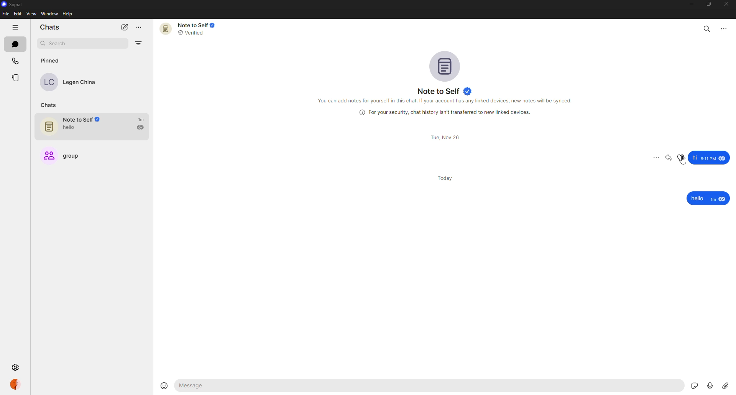 Image resolution: width=736 pixels, height=395 pixels. What do you see at coordinates (14, 4) in the screenshot?
I see `signal` at bounding box center [14, 4].